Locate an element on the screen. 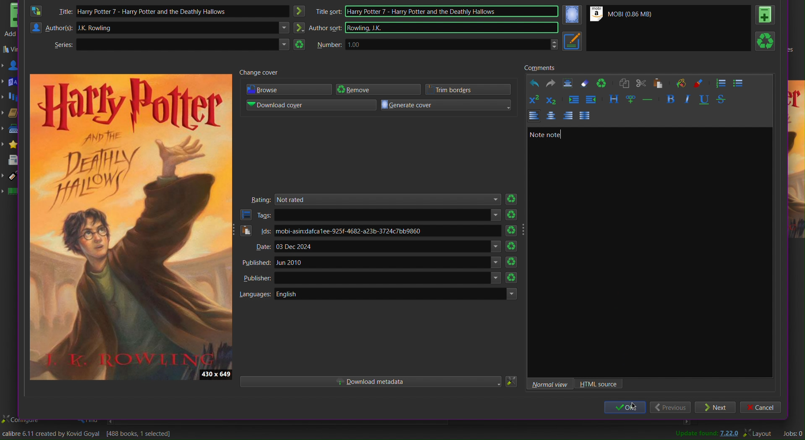 The height and width of the screenshot is (440, 805). refresh is located at coordinates (511, 245).